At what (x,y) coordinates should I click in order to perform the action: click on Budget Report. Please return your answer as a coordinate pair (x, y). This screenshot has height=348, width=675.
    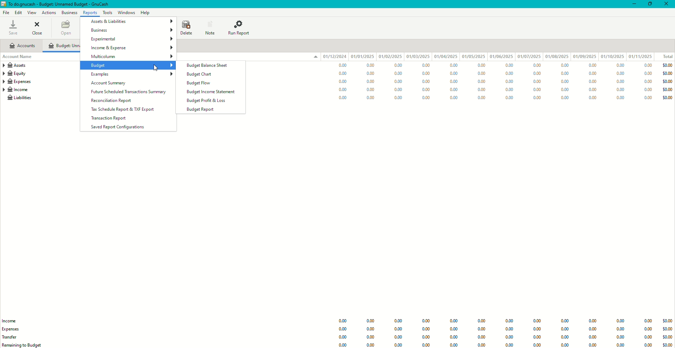
    Looking at the image, I should click on (203, 109).